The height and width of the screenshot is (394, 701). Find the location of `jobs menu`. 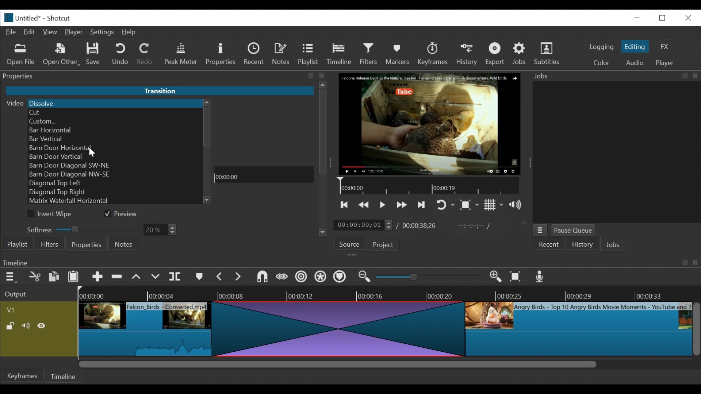

jobs menu is located at coordinates (540, 229).